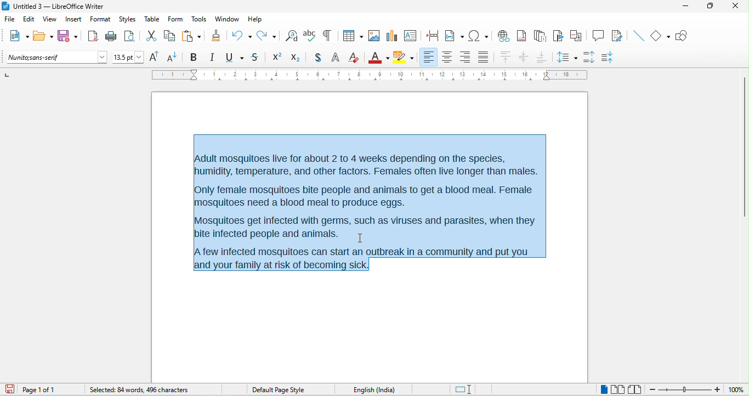 The image size is (749, 396). Describe the element at coordinates (559, 36) in the screenshot. I see `bookmark` at that location.